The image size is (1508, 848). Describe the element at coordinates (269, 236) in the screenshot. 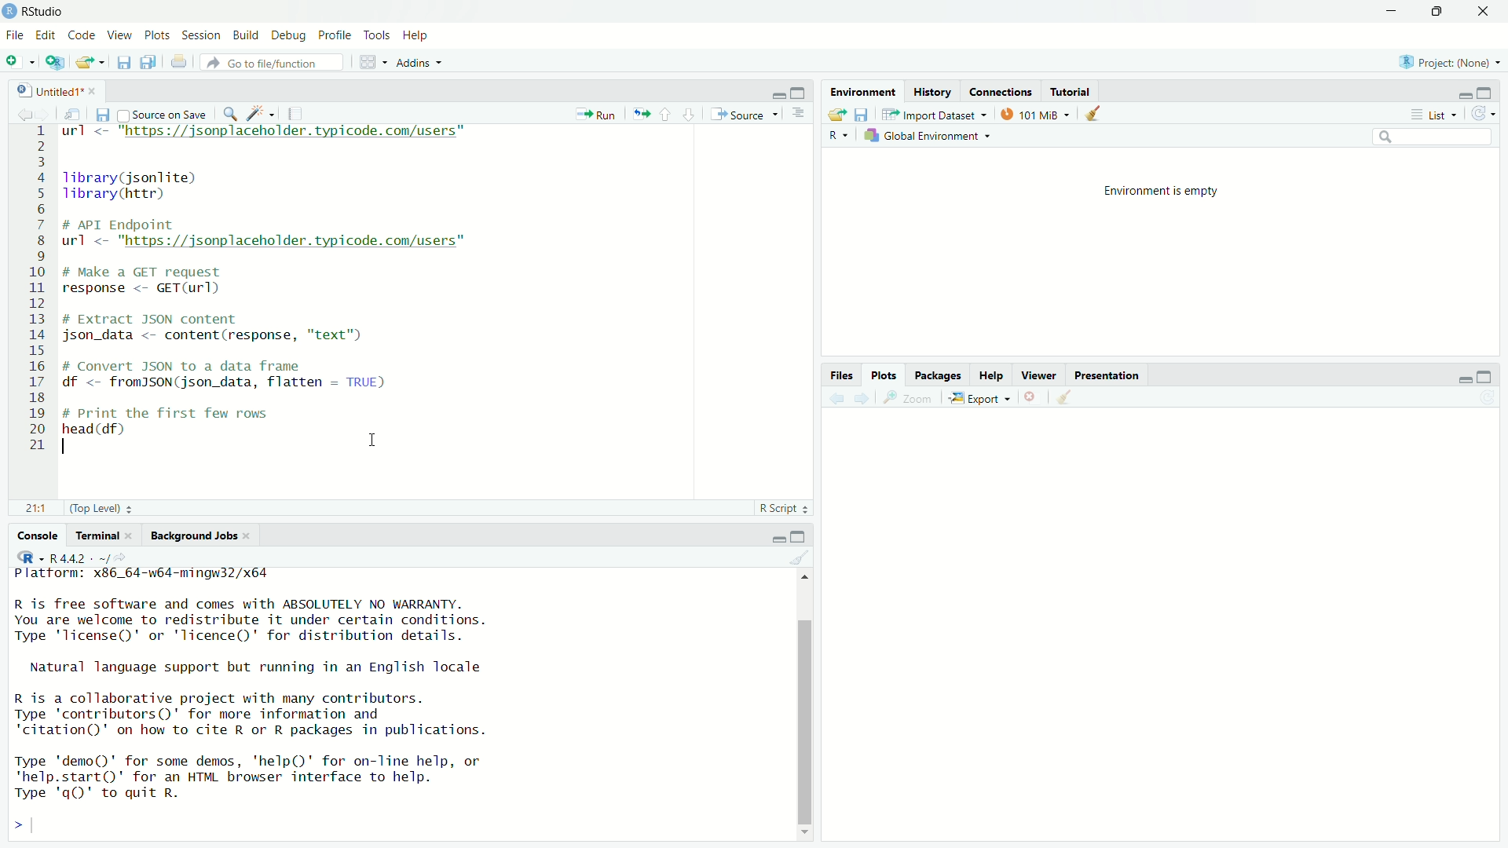

I see `# API Endpoint
url <- "https://jsonplaceholder. typicode.com/users"` at that location.